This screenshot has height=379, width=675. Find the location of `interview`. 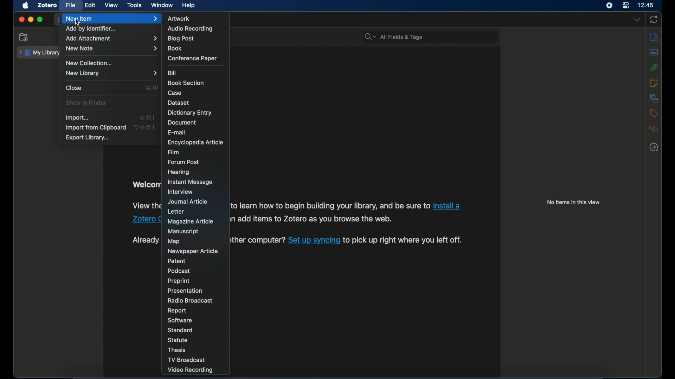

interview is located at coordinates (181, 192).